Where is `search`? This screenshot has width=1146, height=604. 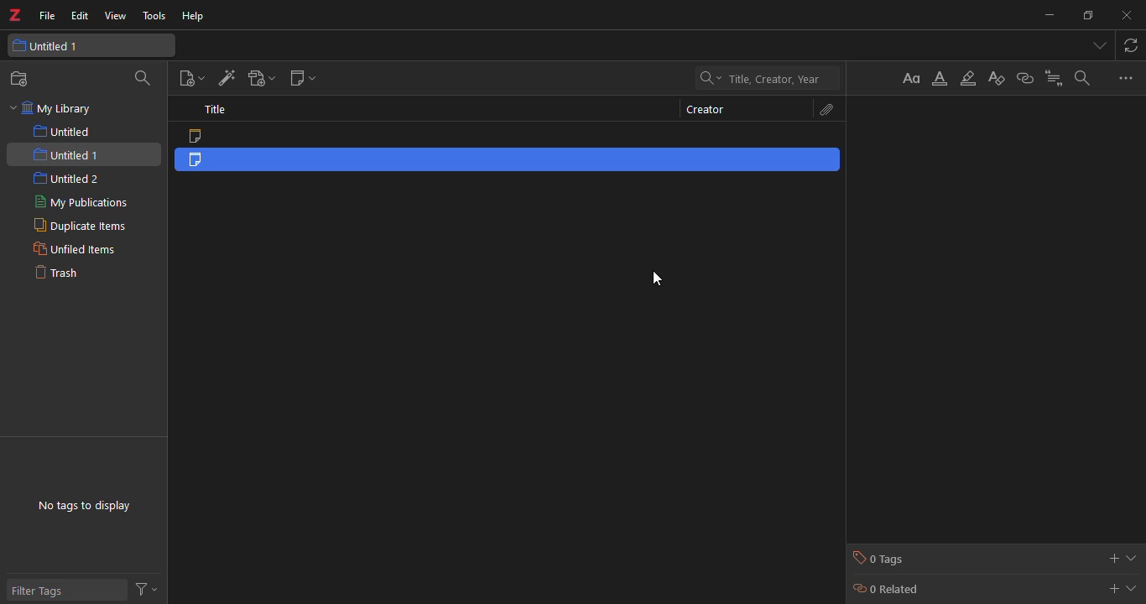 search is located at coordinates (765, 77).